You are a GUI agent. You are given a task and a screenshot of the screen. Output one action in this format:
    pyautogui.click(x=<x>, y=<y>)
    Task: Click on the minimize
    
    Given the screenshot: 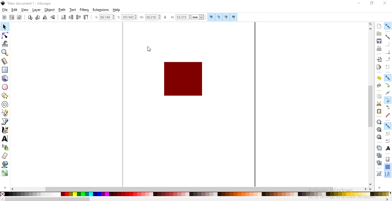 What is the action you would take?
    pyautogui.click(x=359, y=3)
    